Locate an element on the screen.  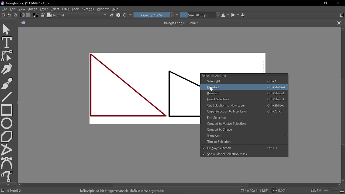
Image is located at coordinates (33, 9).